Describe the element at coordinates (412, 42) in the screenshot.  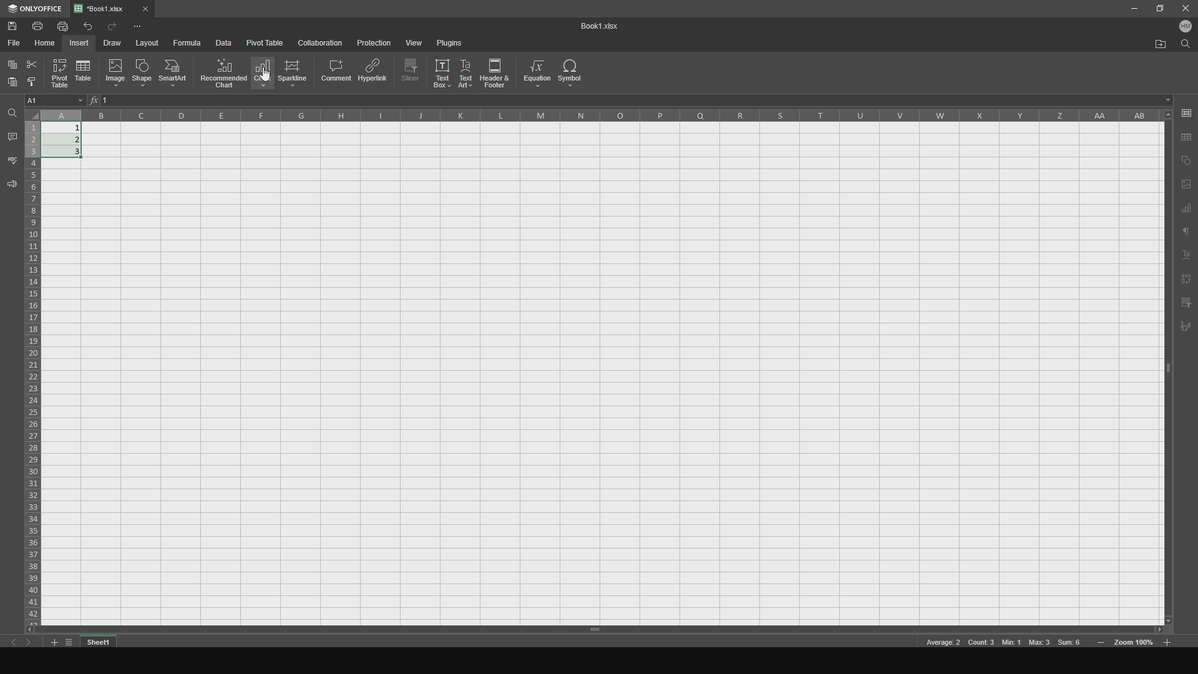
I see `view` at that location.